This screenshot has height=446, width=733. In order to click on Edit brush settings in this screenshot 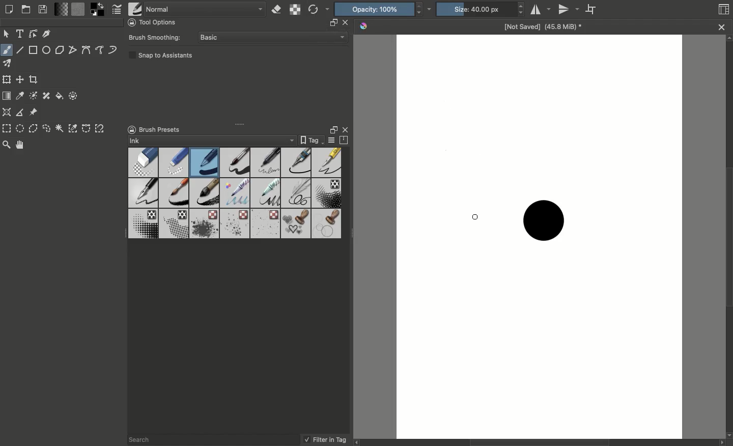, I will do `click(119, 10)`.